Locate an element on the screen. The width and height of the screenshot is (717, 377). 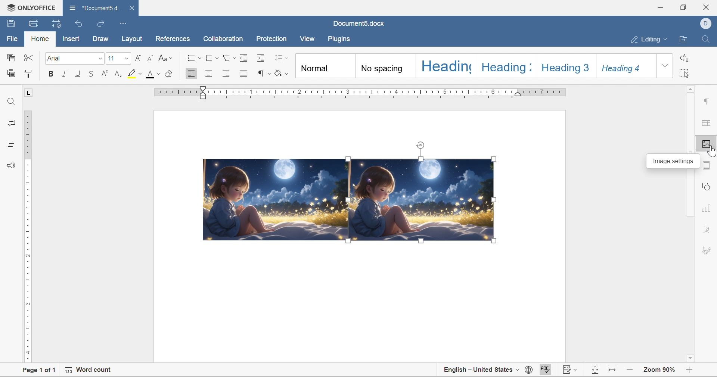
shape settings is located at coordinates (707, 186).